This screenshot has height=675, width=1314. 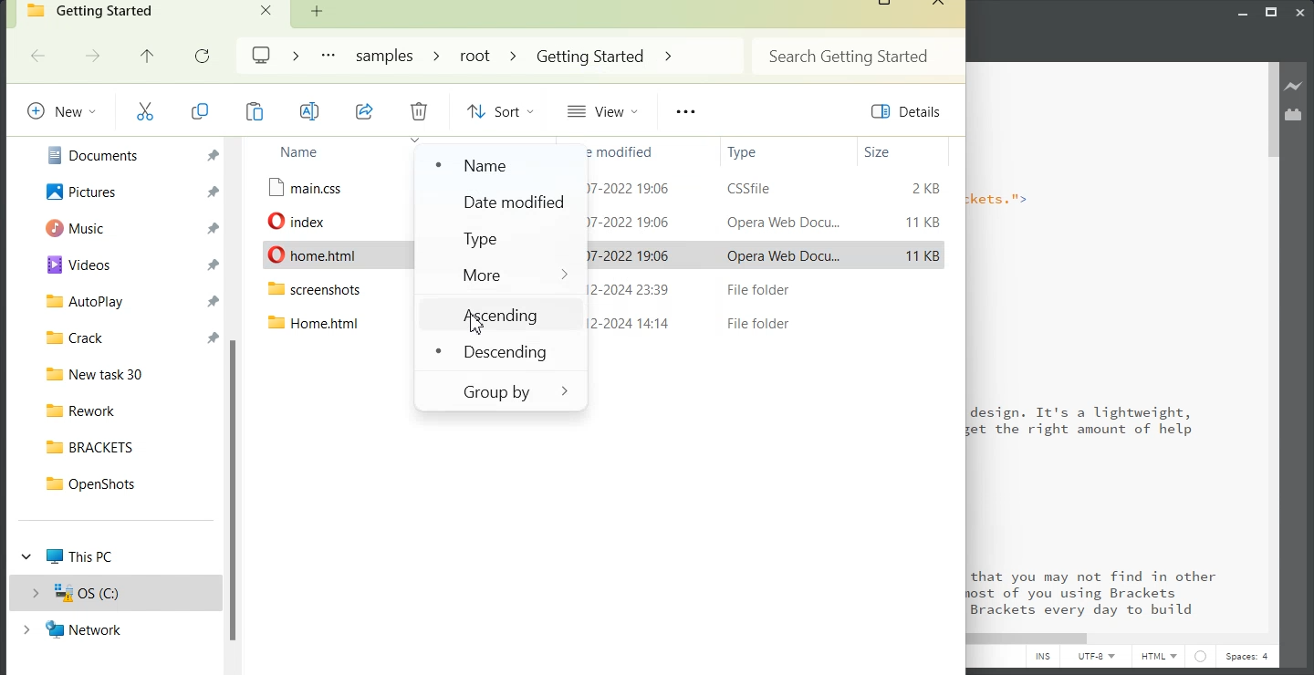 I want to click on File, so click(x=315, y=324).